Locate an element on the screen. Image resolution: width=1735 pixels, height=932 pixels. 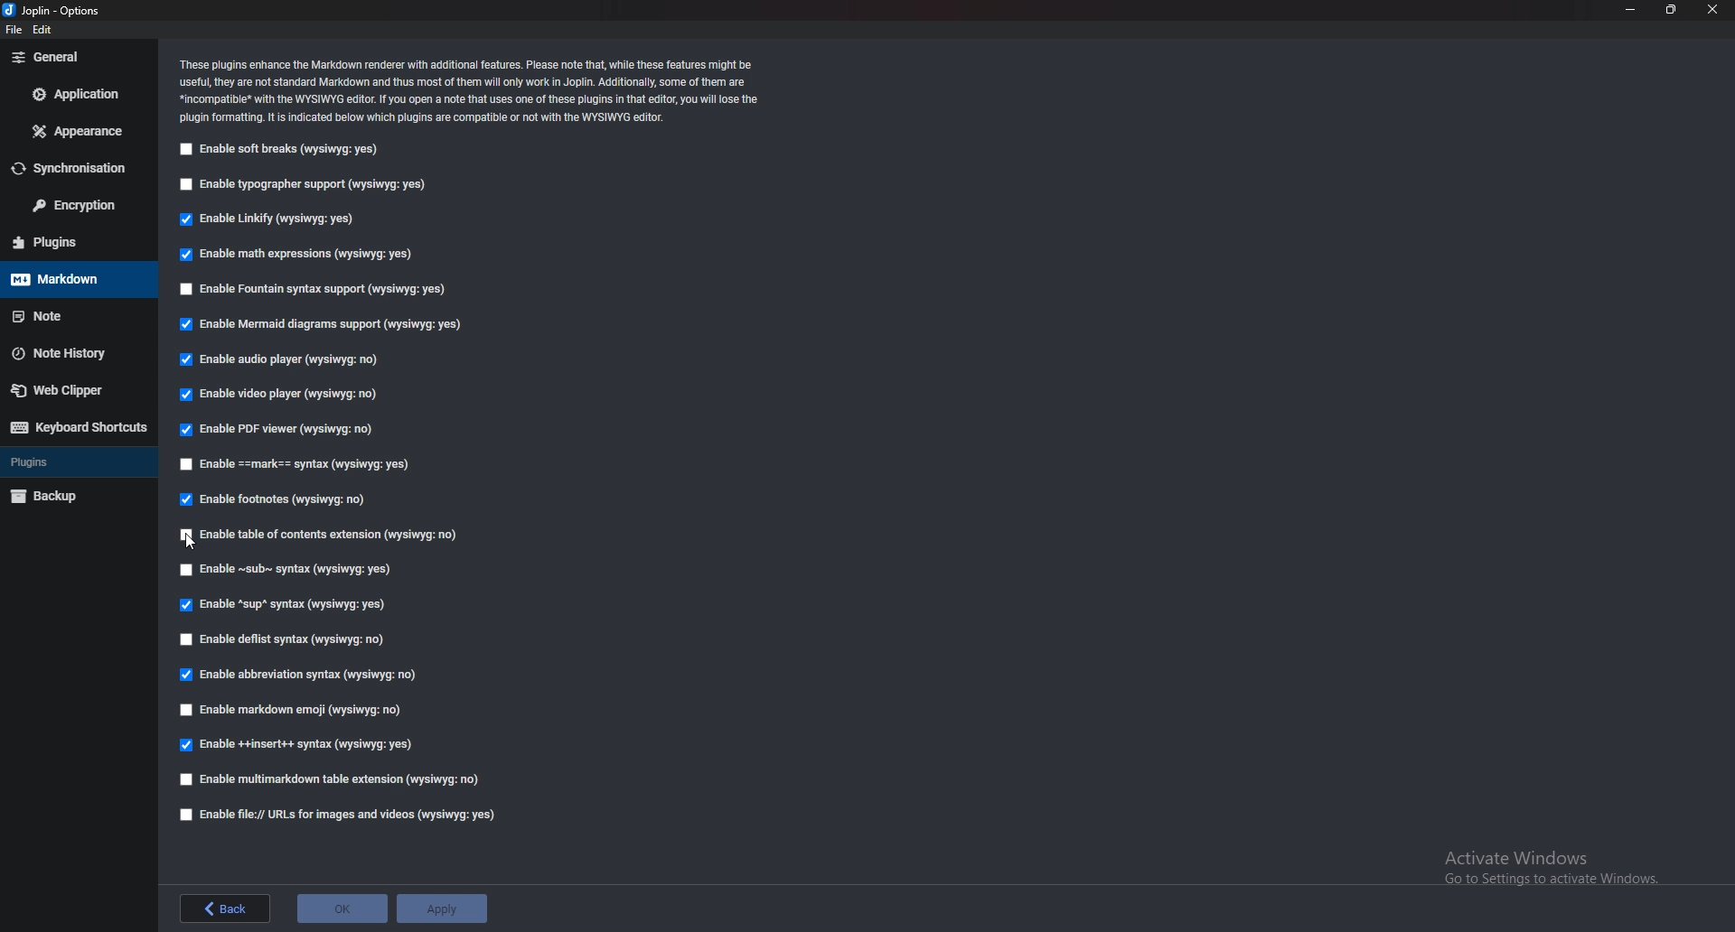
Enable typographer support is located at coordinates (312, 183).